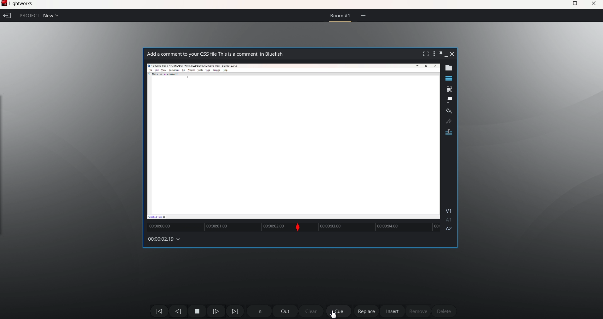 The image size is (603, 319). Describe the element at coordinates (443, 310) in the screenshot. I see `delete` at that location.